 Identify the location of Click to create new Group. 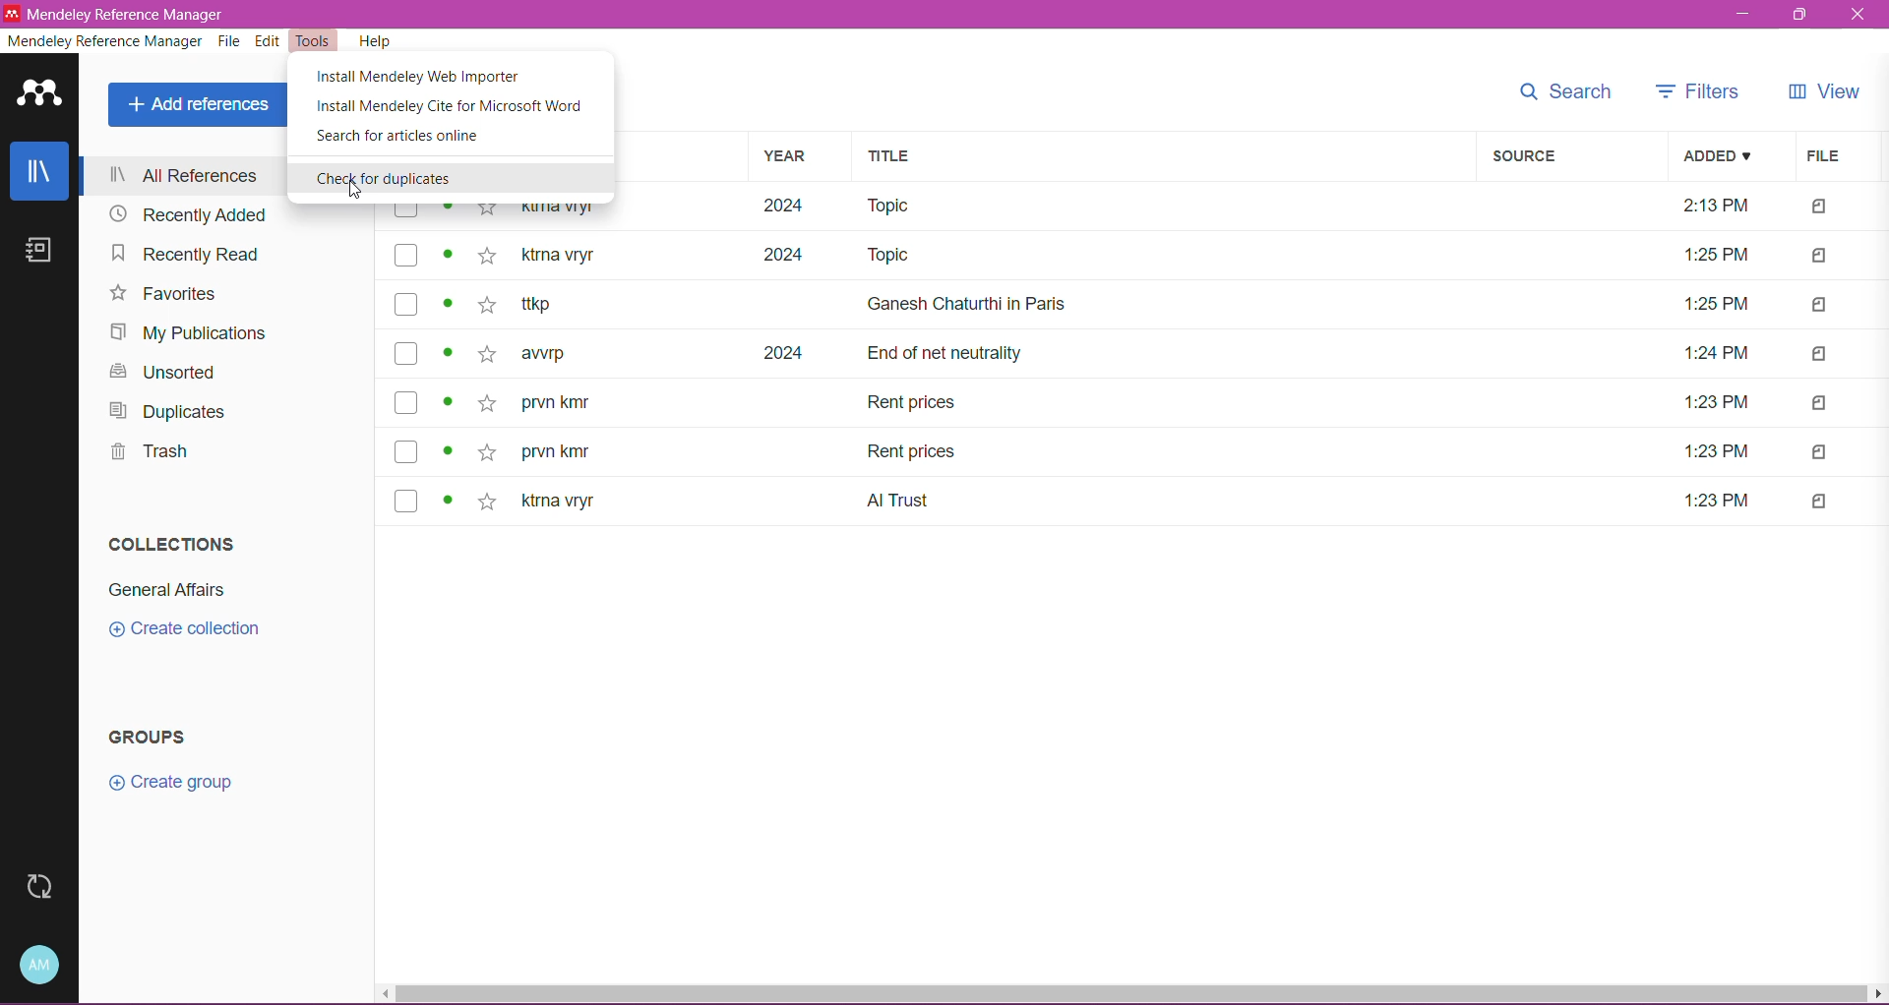
(173, 780).